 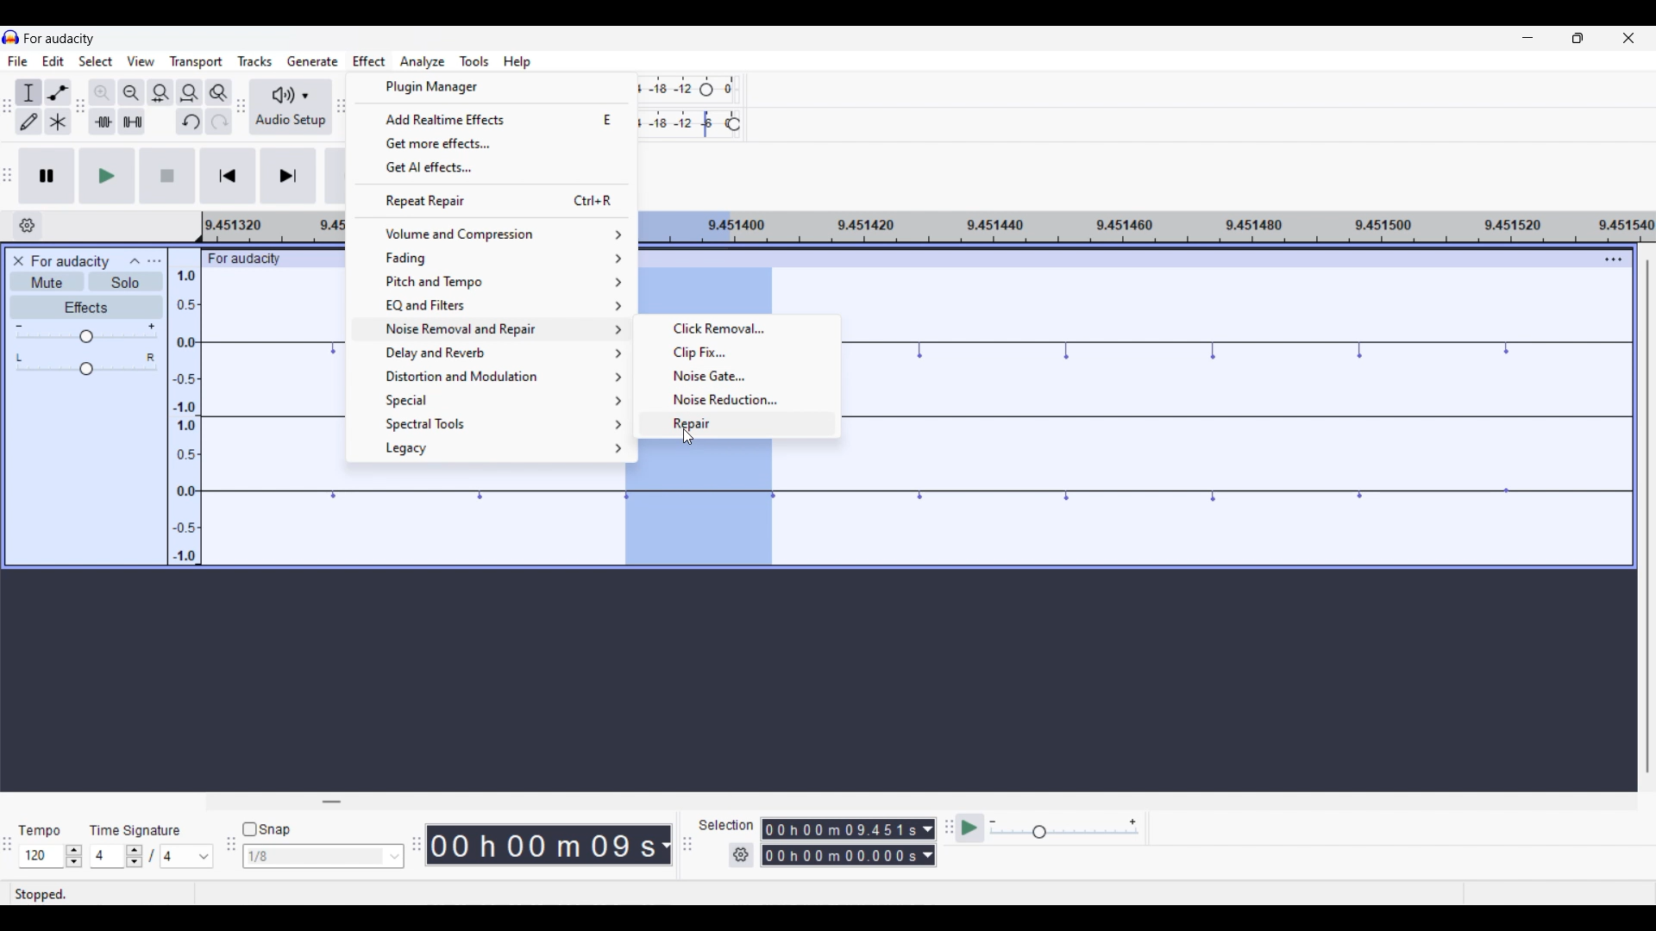 What do you see at coordinates (28, 226) in the screenshot?
I see `Timeline options` at bounding box center [28, 226].